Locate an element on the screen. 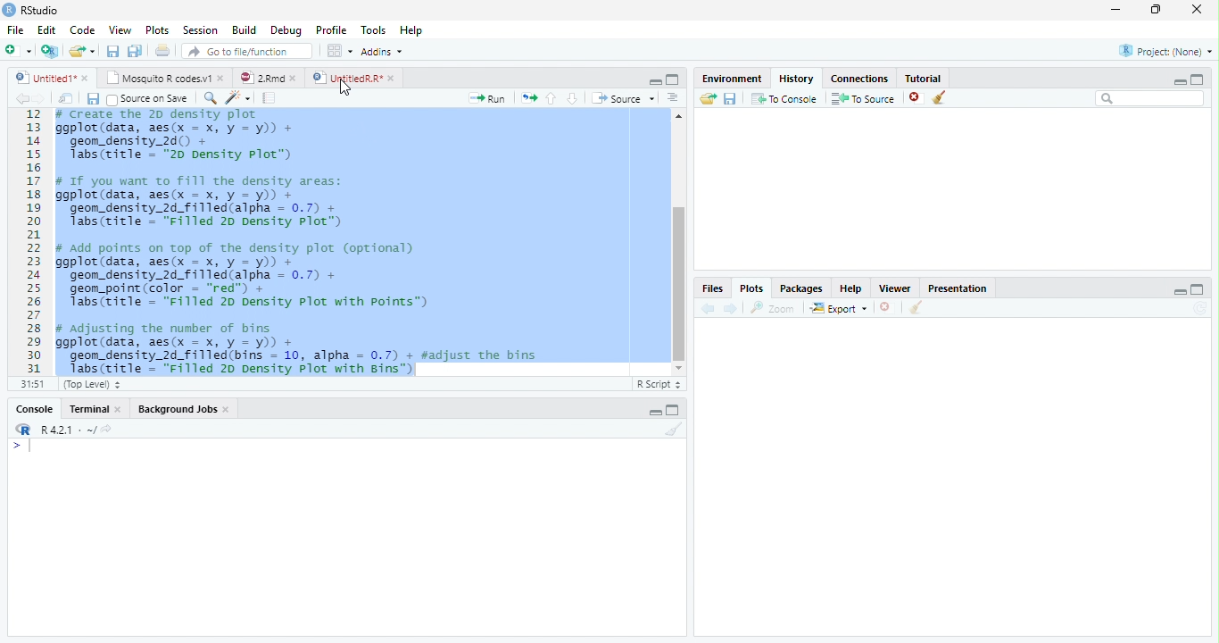 The image size is (1219, 643). Document outline is located at coordinates (673, 99).